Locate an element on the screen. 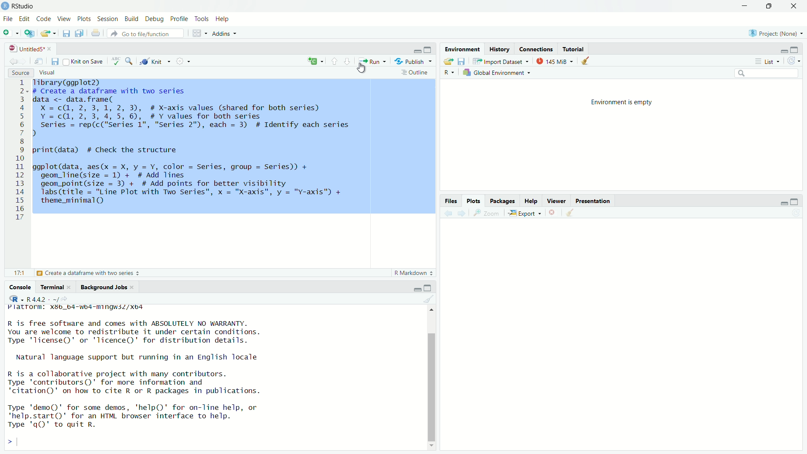 The width and height of the screenshot is (807, 454). Enviornment is empty is located at coordinates (621, 103).